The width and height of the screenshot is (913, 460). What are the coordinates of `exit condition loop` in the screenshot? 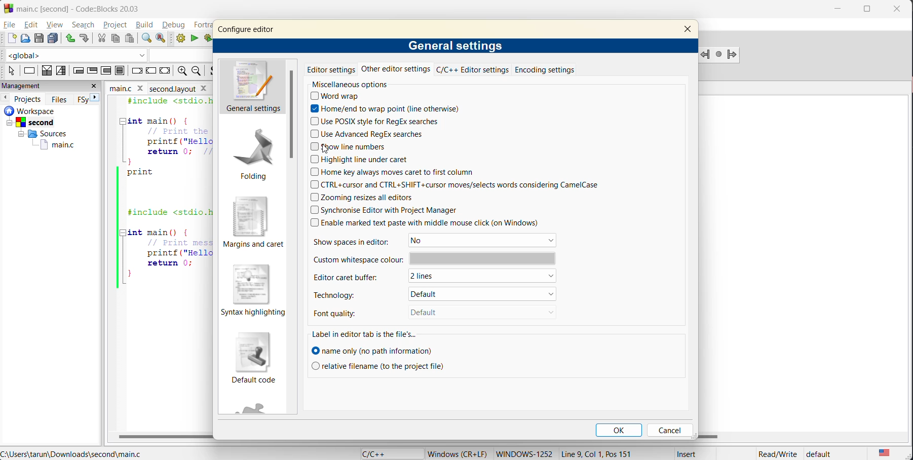 It's located at (92, 70).